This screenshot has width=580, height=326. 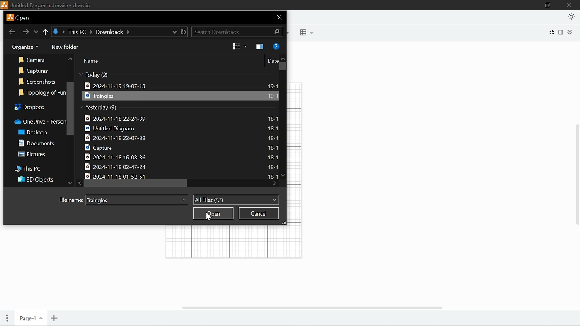 I want to click on Topology of Fun, so click(x=39, y=93).